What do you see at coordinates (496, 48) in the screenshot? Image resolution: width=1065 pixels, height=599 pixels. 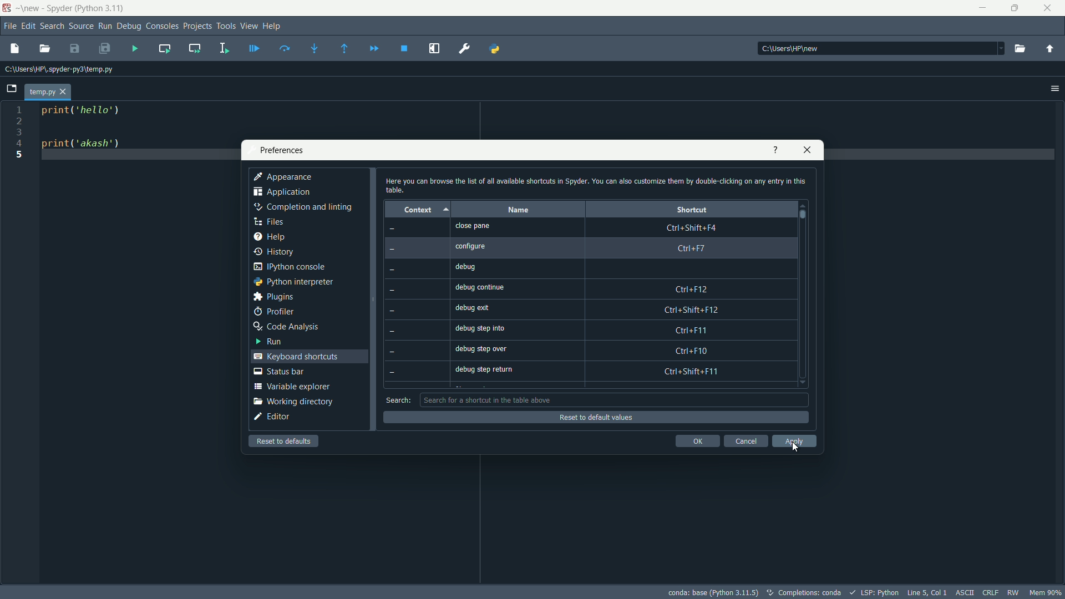 I see `python path manager` at bounding box center [496, 48].